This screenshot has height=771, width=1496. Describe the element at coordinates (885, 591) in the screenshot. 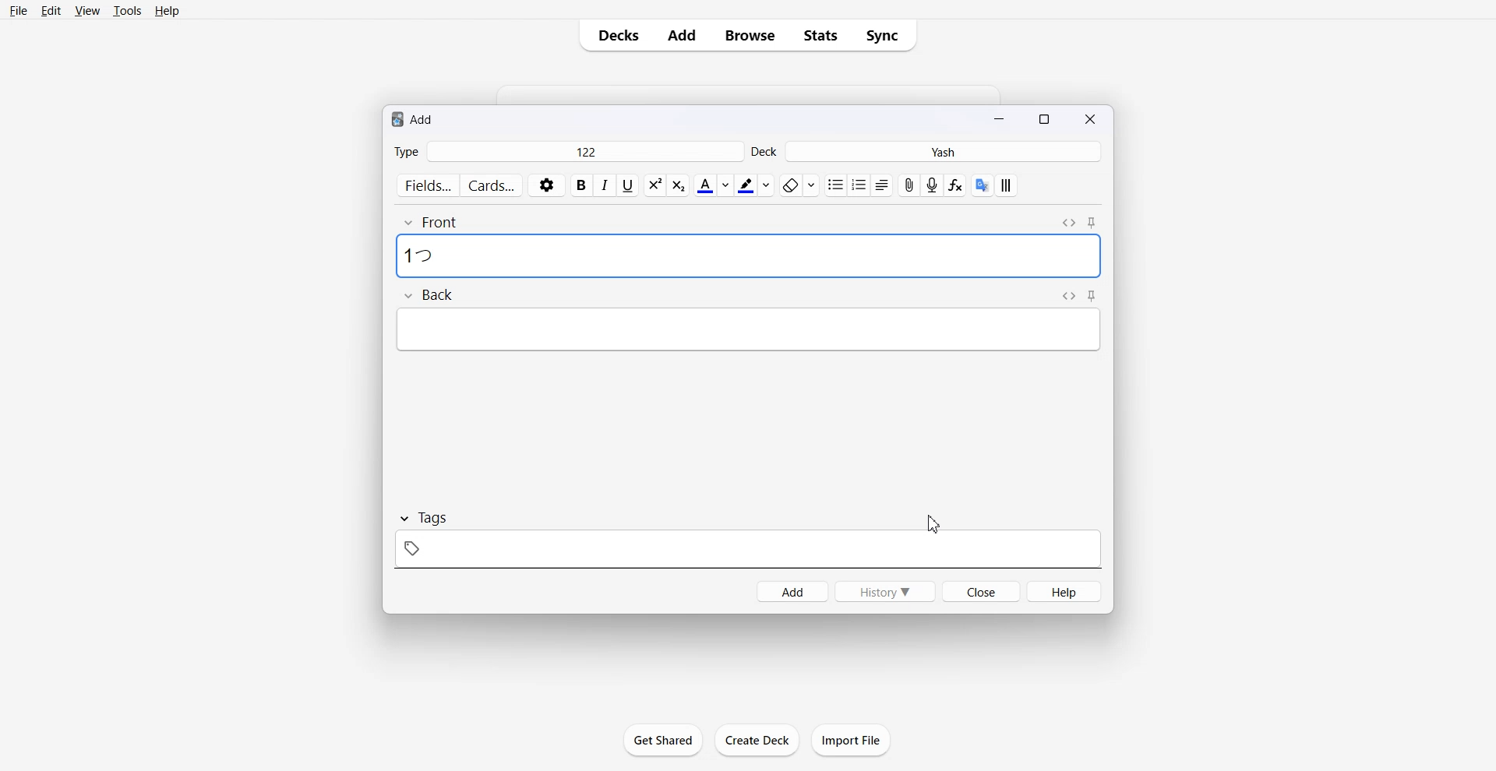

I see `History` at that location.